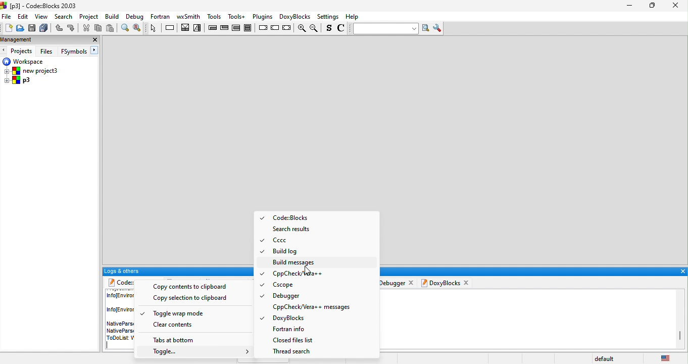 The height and width of the screenshot is (364, 688). Describe the element at coordinates (5, 51) in the screenshot. I see `previous` at that location.